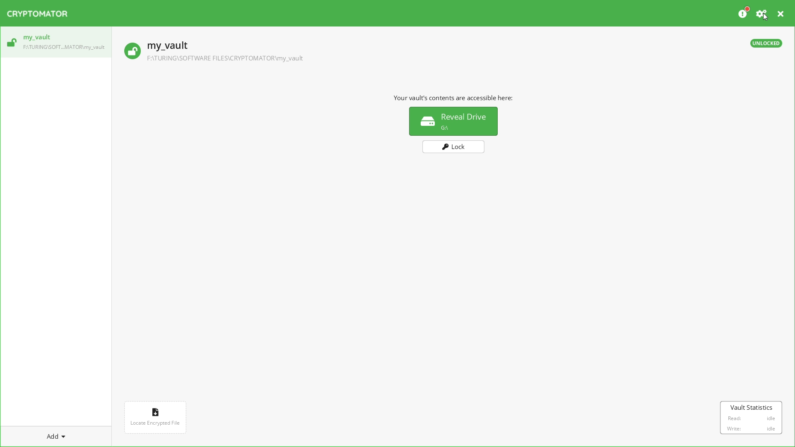 The width and height of the screenshot is (795, 447). Describe the element at coordinates (764, 19) in the screenshot. I see `Cursor` at that location.